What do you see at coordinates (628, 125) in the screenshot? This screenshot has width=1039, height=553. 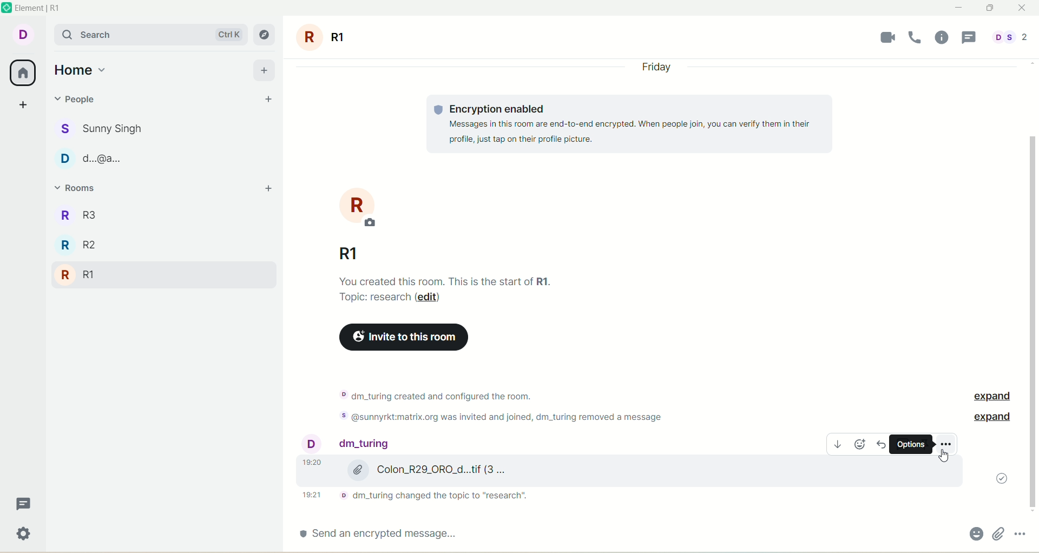 I see `text` at bounding box center [628, 125].